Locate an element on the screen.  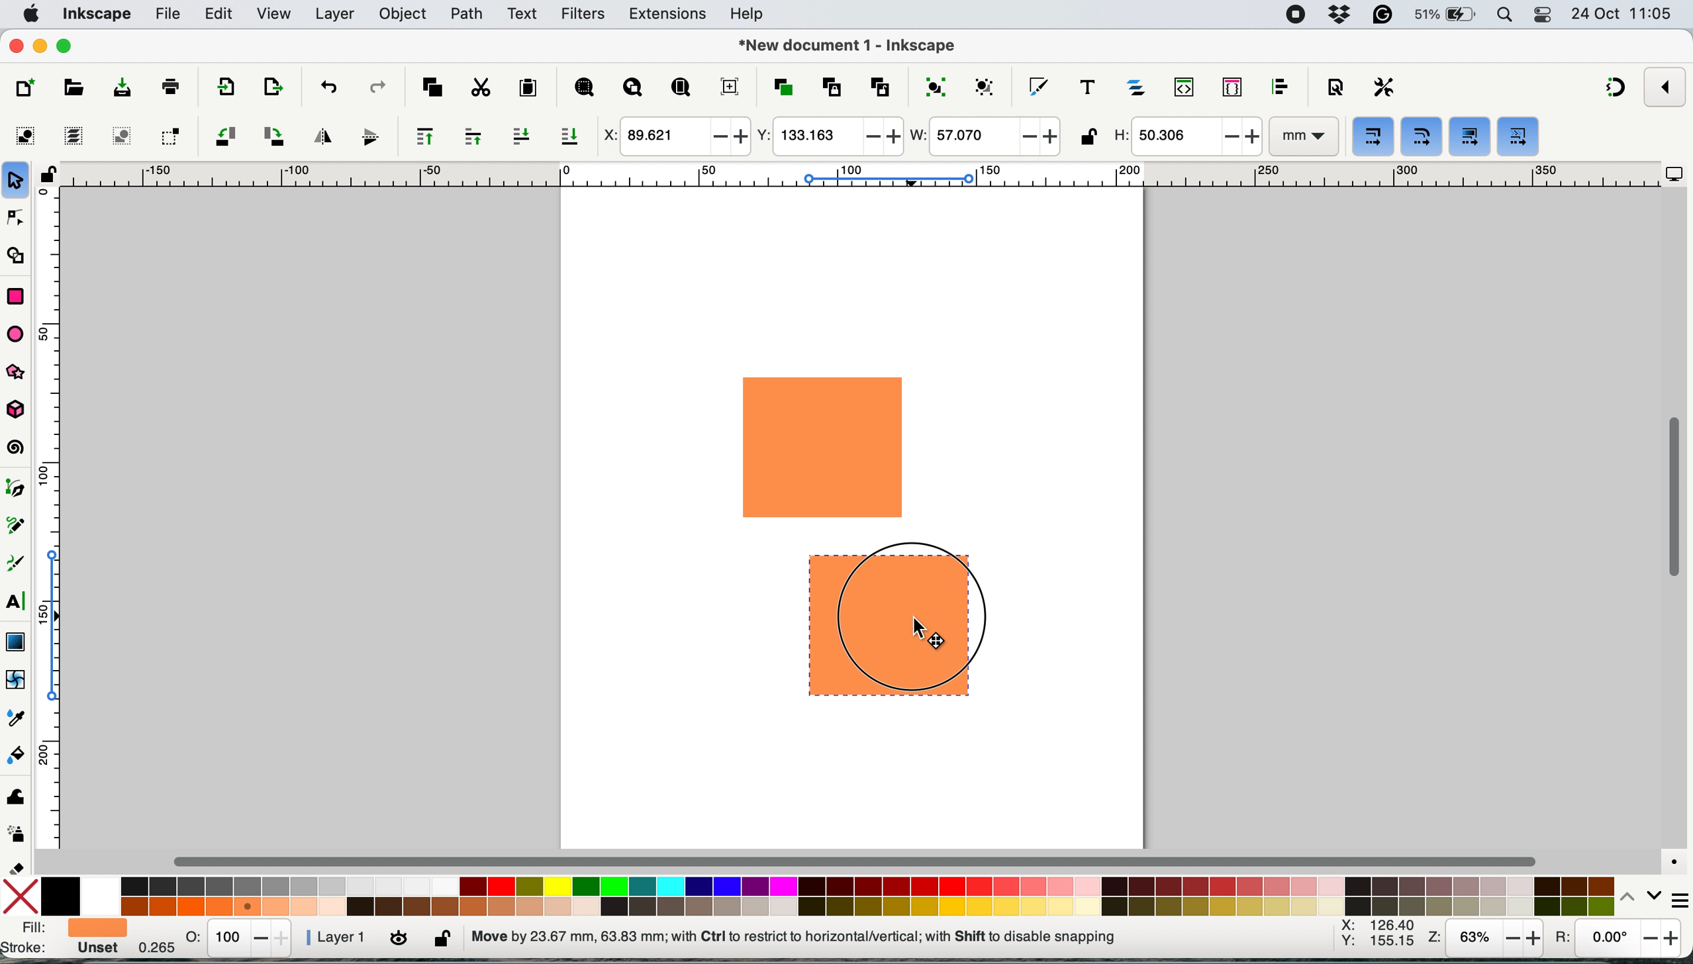
layers is located at coordinates (335, 14).